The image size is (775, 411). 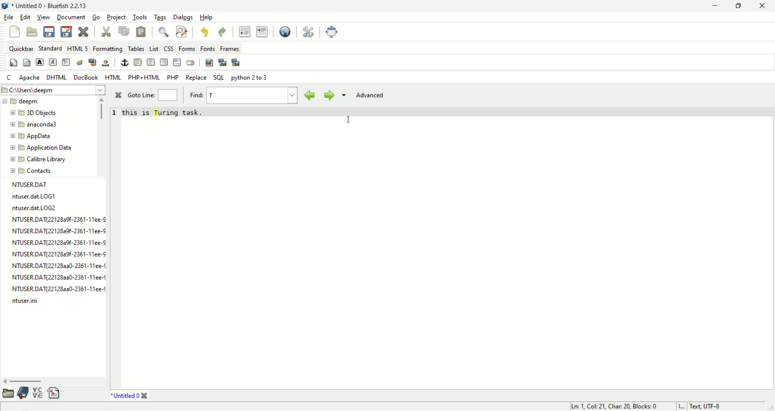 I want to click on list, so click(x=155, y=49).